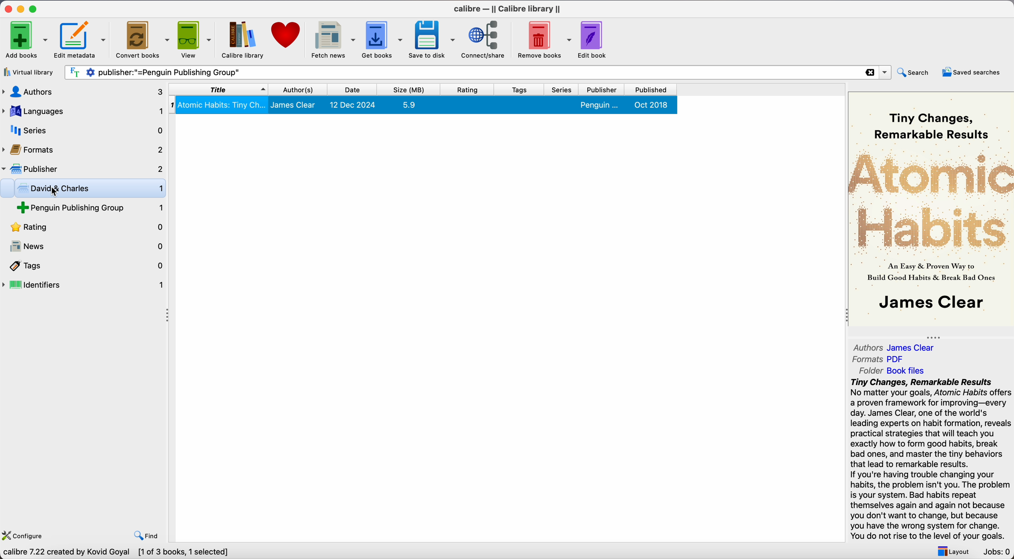 This screenshot has width=1014, height=559. What do you see at coordinates (92, 209) in the screenshot?
I see `Penguin in Publishing Group` at bounding box center [92, 209].